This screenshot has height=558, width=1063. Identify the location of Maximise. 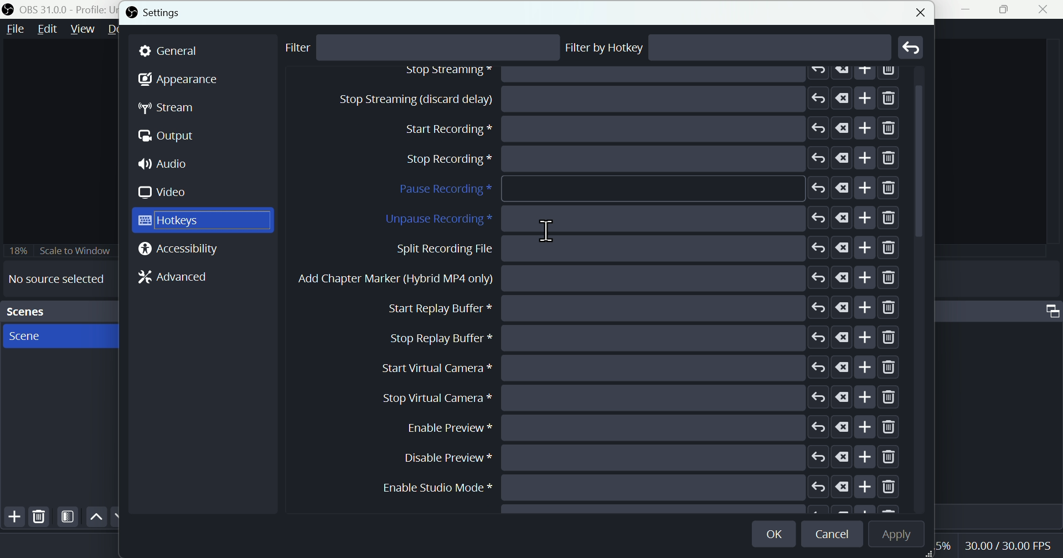
(1008, 9).